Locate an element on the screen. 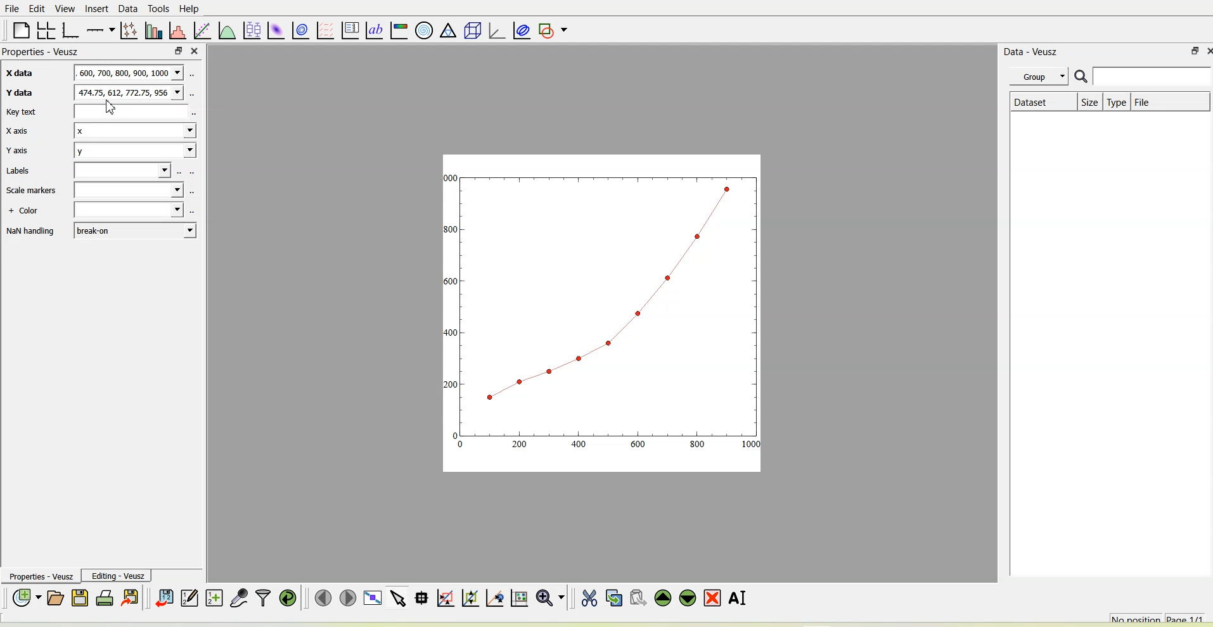 The height and width of the screenshot is (627, 1213). Print the document is located at coordinates (105, 597).